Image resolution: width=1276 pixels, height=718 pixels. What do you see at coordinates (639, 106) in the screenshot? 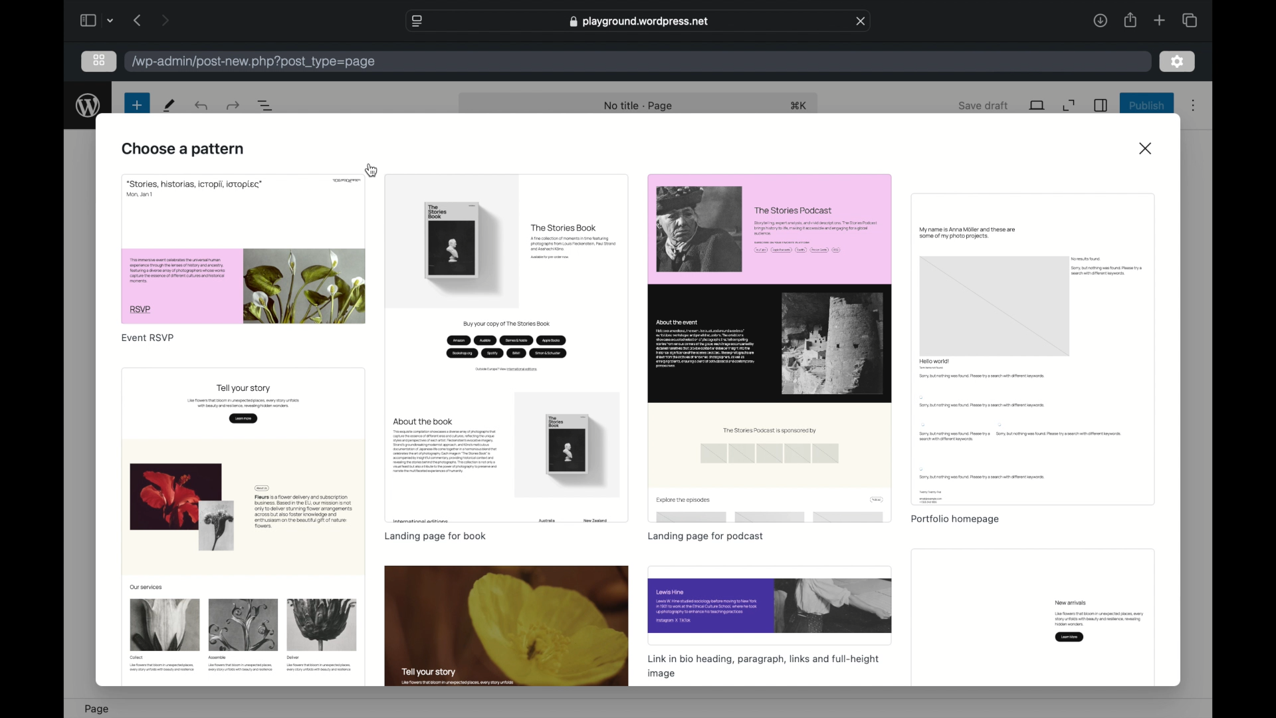
I see `no title - page` at bounding box center [639, 106].